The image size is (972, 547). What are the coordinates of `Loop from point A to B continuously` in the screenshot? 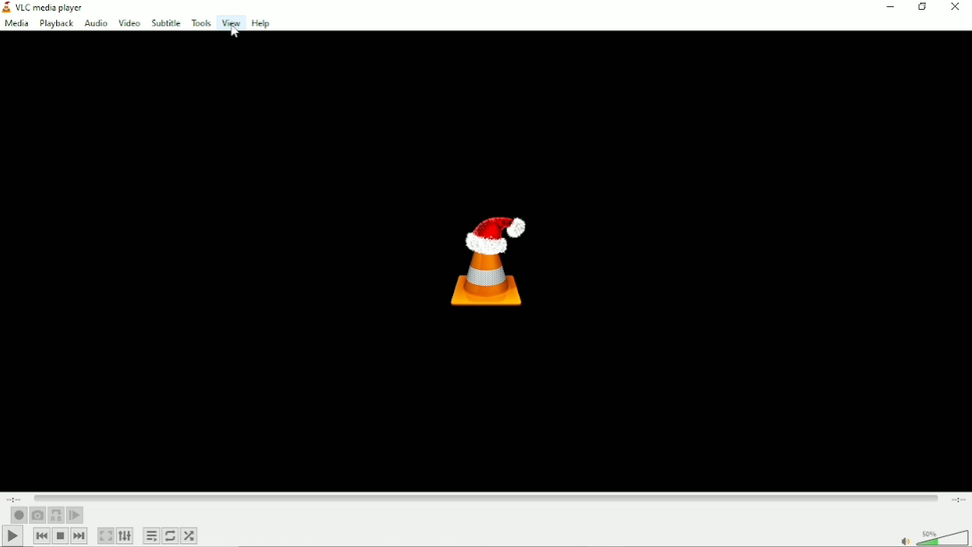 It's located at (55, 516).